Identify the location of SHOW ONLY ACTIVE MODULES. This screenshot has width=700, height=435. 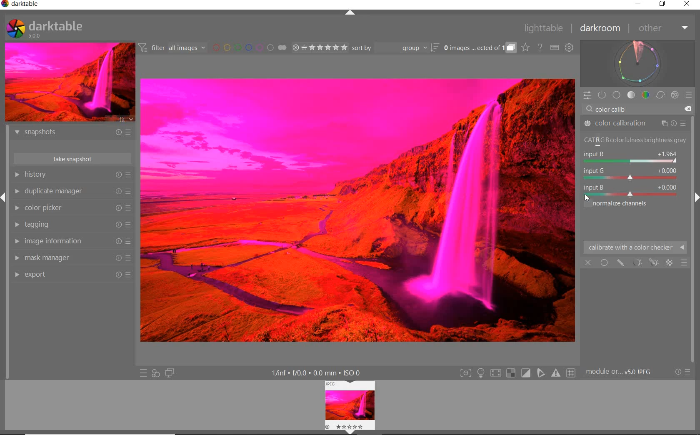
(602, 95).